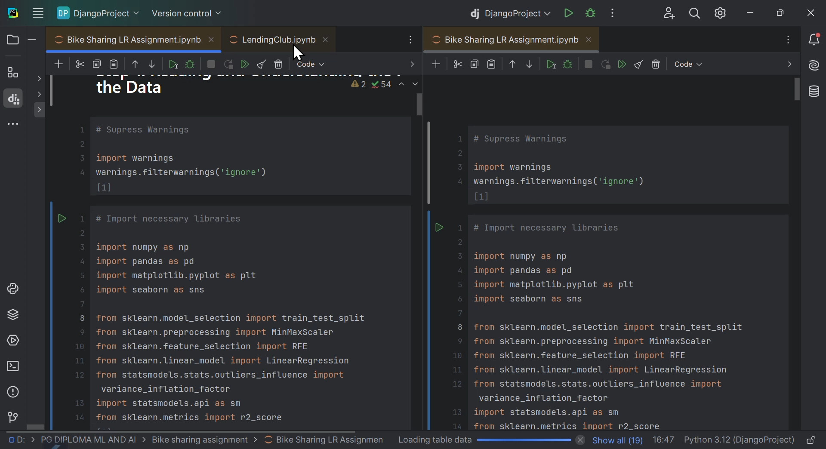 The height and width of the screenshot is (449, 826). Describe the element at coordinates (210, 64) in the screenshot. I see `interrupt Kernel` at that location.